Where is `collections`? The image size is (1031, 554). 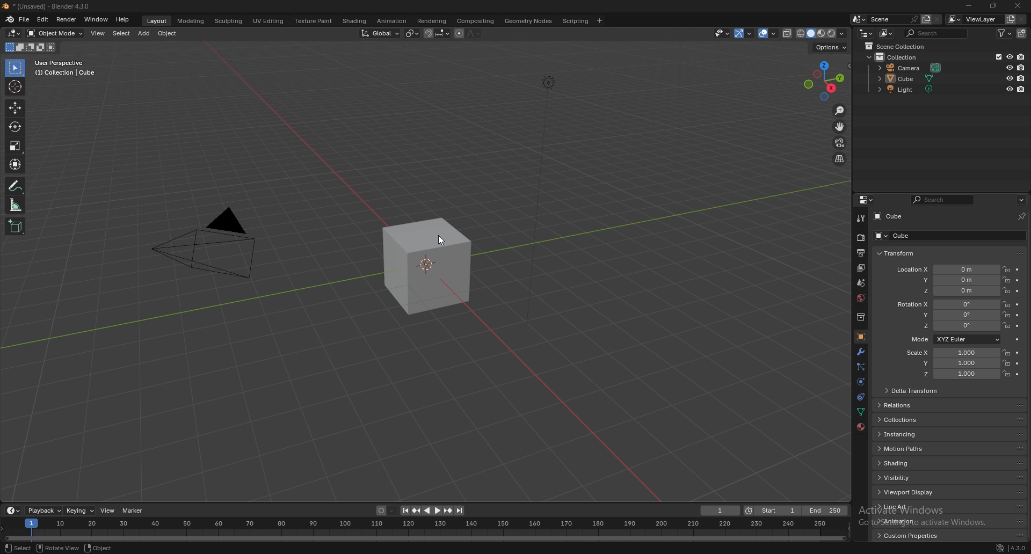
collections is located at coordinates (905, 419).